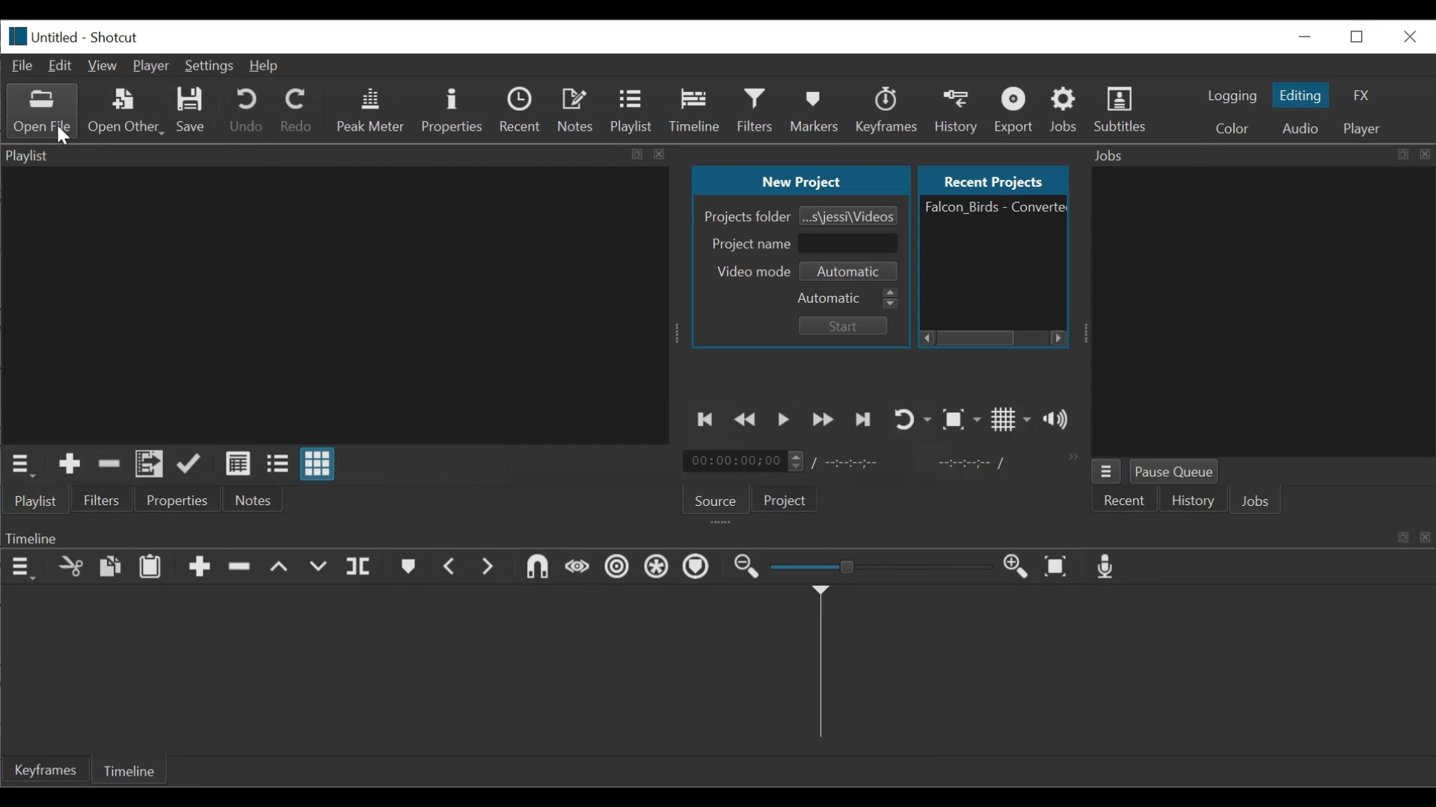 The image size is (1436, 807). What do you see at coordinates (19, 37) in the screenshot?
I see `logo` at bounding box center [19, 37].